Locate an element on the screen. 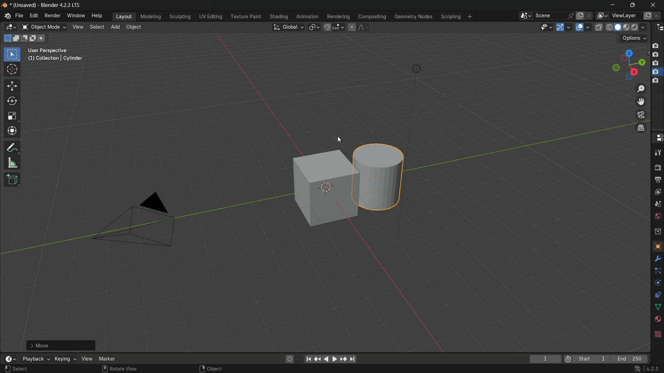 The width and height of the screenshot is (664, 373). jump to keyframe is located at coordinates (342, 359).